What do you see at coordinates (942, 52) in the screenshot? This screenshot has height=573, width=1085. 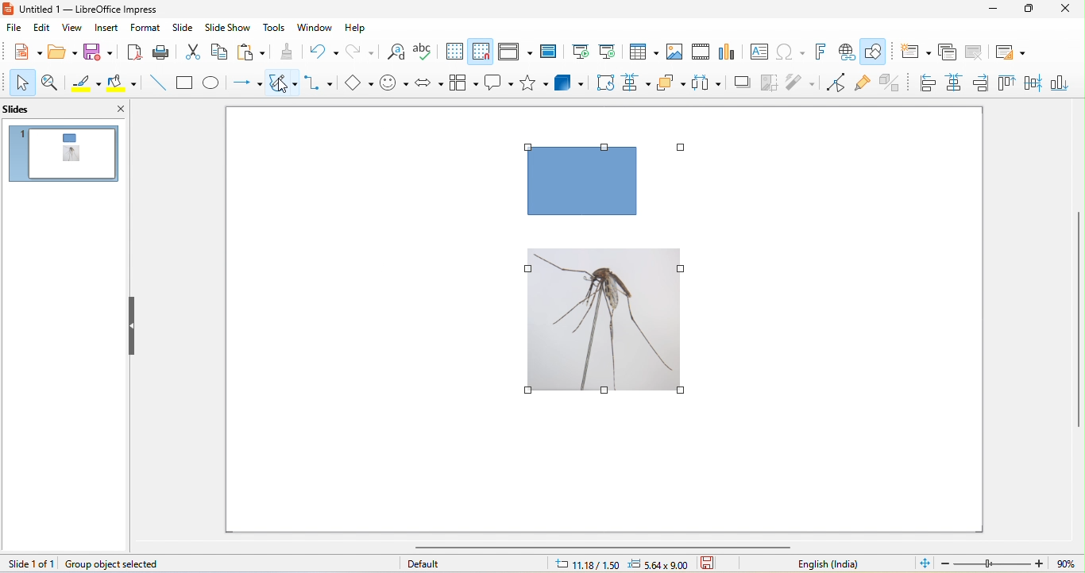 I see `duplicate slide` at bounding box center [942, 52].